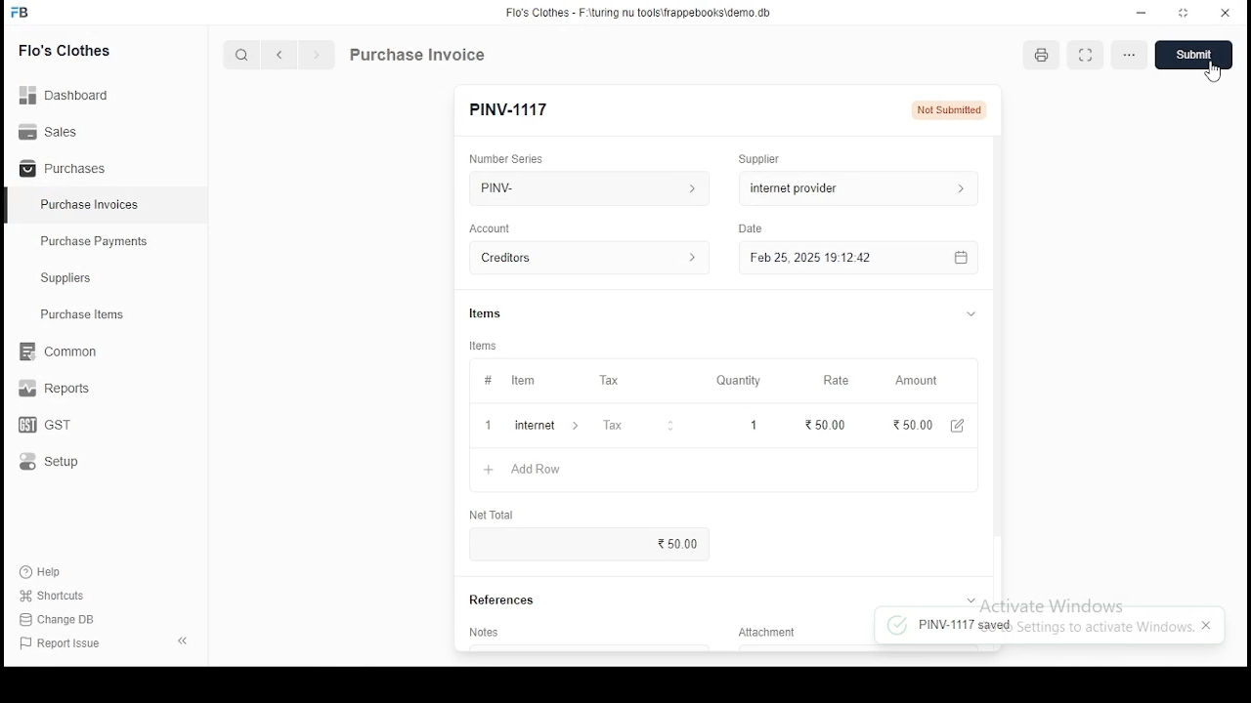 The image size is (1251, 703). What do you see at coordinates (418, 56) in the screenshot?
I see `purchase information` at bounding box center [418, 56].